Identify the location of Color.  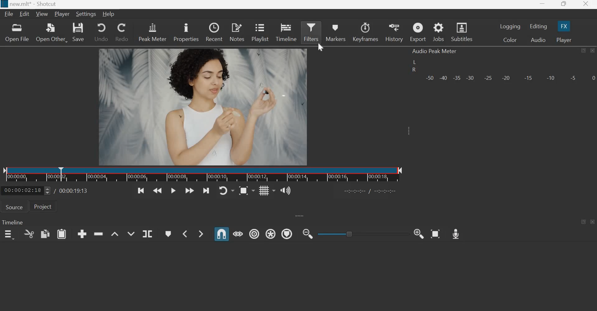
(510, 40).